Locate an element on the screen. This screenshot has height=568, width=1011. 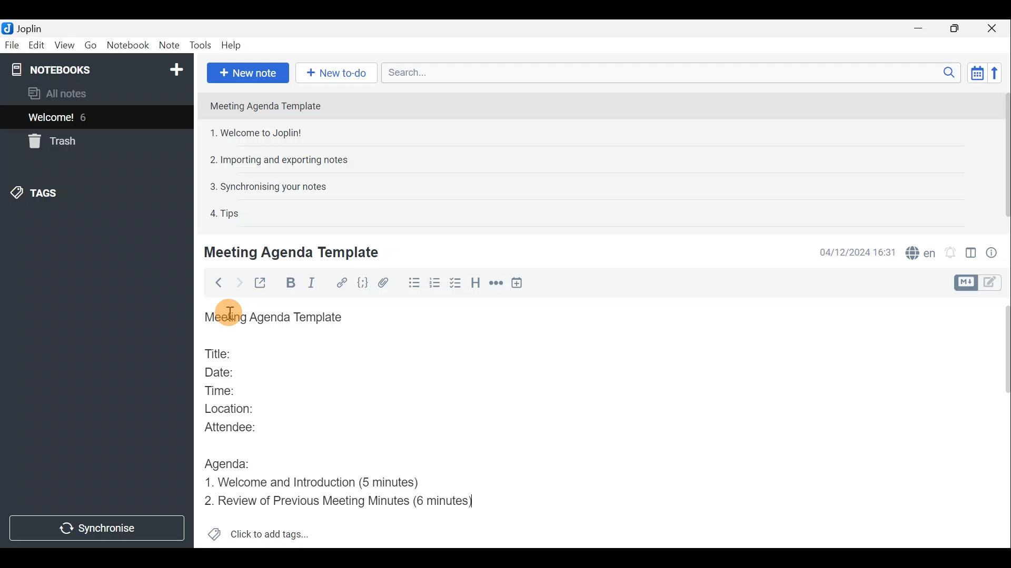
Help is located at coordinates (233, 45).